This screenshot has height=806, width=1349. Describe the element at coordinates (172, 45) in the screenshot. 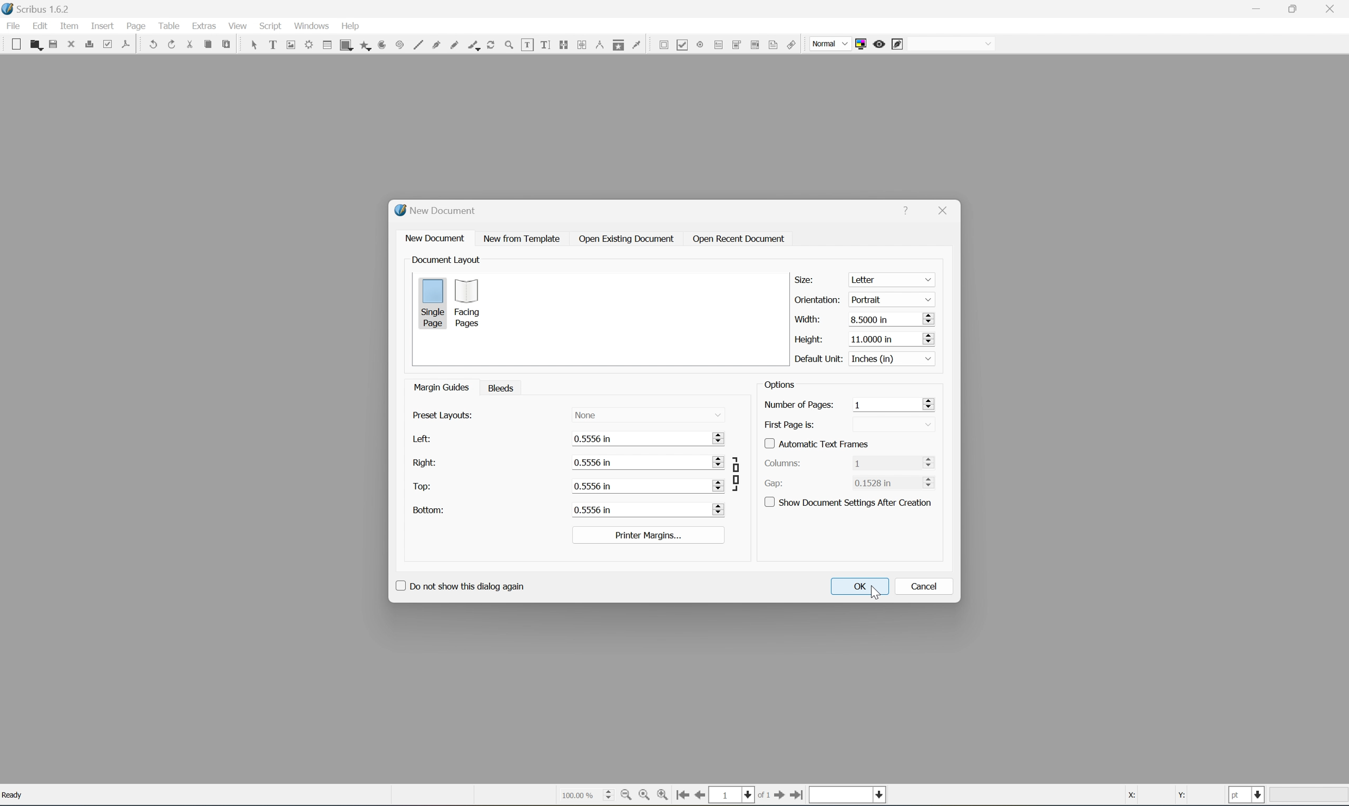

I see `redo` at that location.